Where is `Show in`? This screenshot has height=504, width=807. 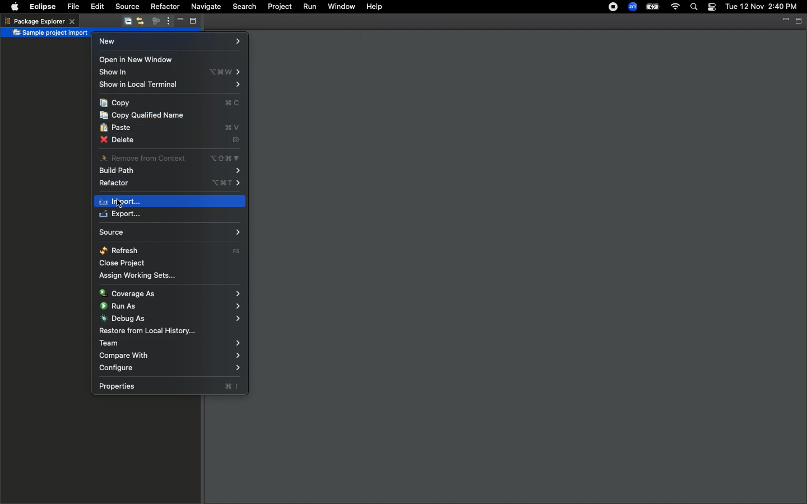
Show in is located at coordinates (171, 72).